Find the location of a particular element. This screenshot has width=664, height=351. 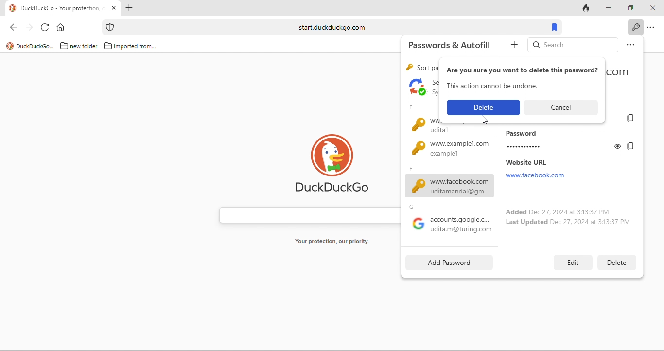

search is located at coordinates (572, 44).